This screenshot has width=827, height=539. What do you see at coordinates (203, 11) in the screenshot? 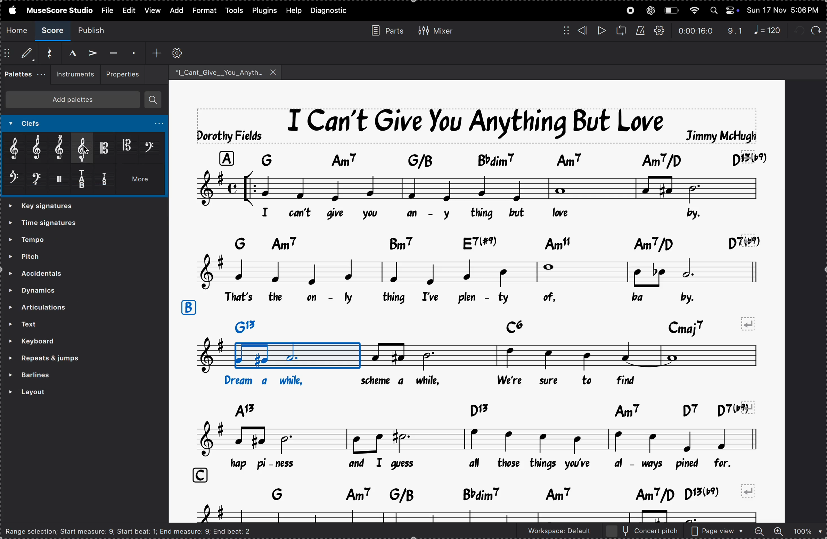
I see `format` at bounding box center [203, 11].